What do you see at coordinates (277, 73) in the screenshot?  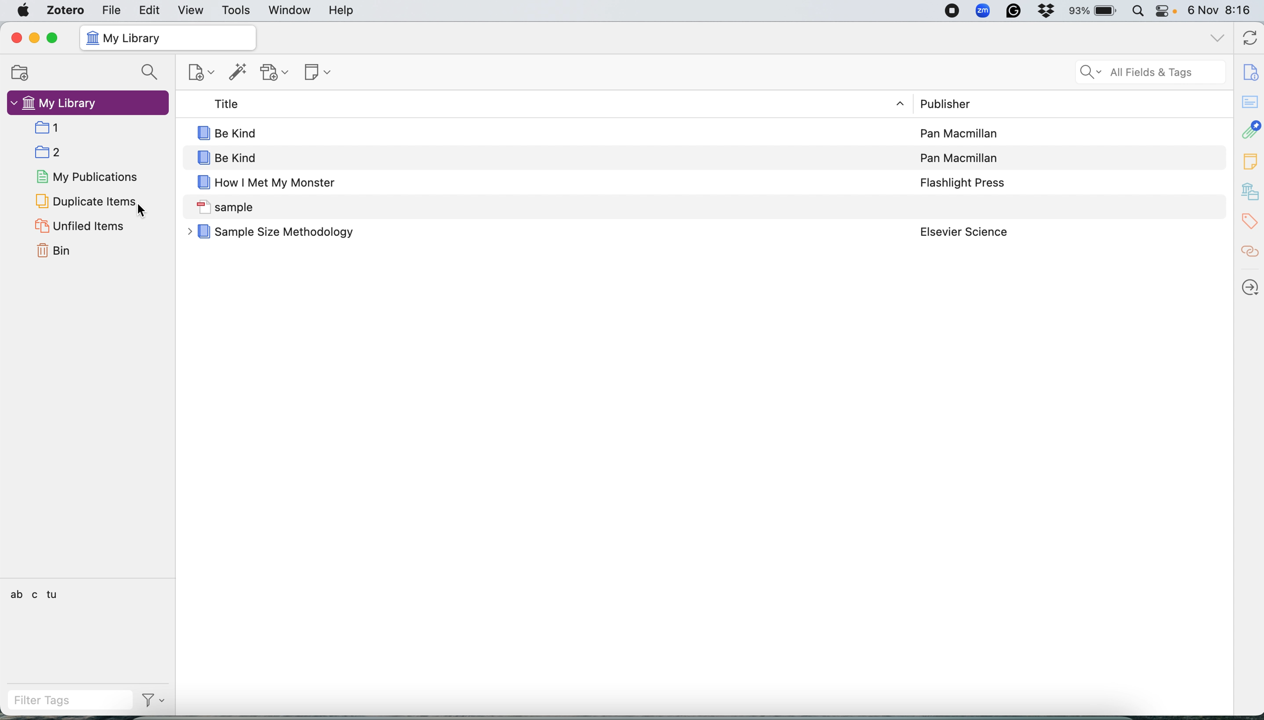 I see `add item with attachment` at bounding box center [277, 73].